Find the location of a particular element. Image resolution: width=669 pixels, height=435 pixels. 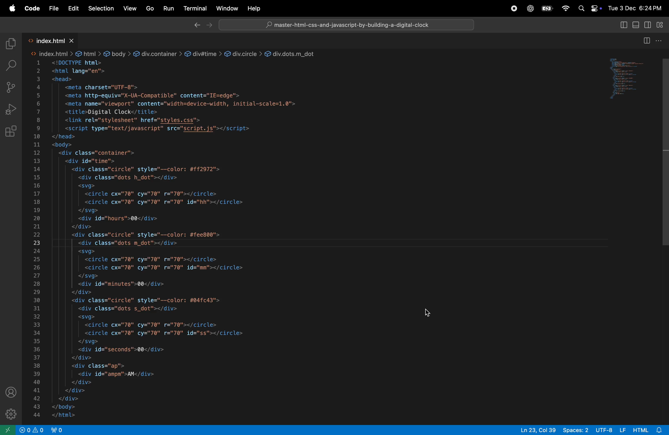

html alert is located at coordinates (643, 429).